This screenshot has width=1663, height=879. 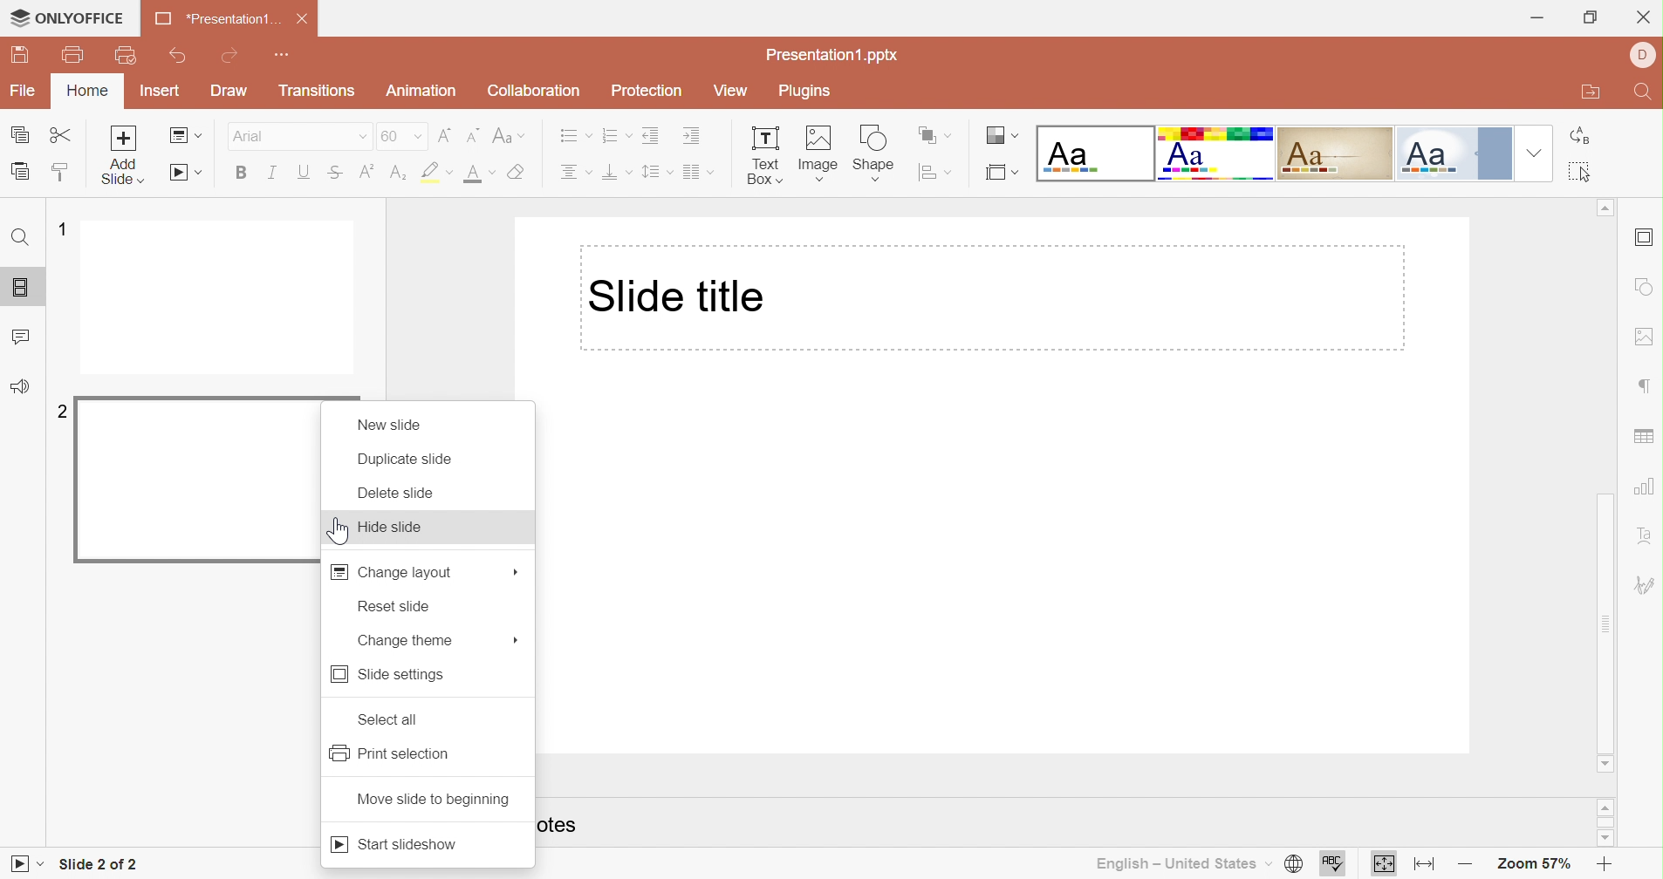 I want to click on Quick Print, so click(x=126, y=55).